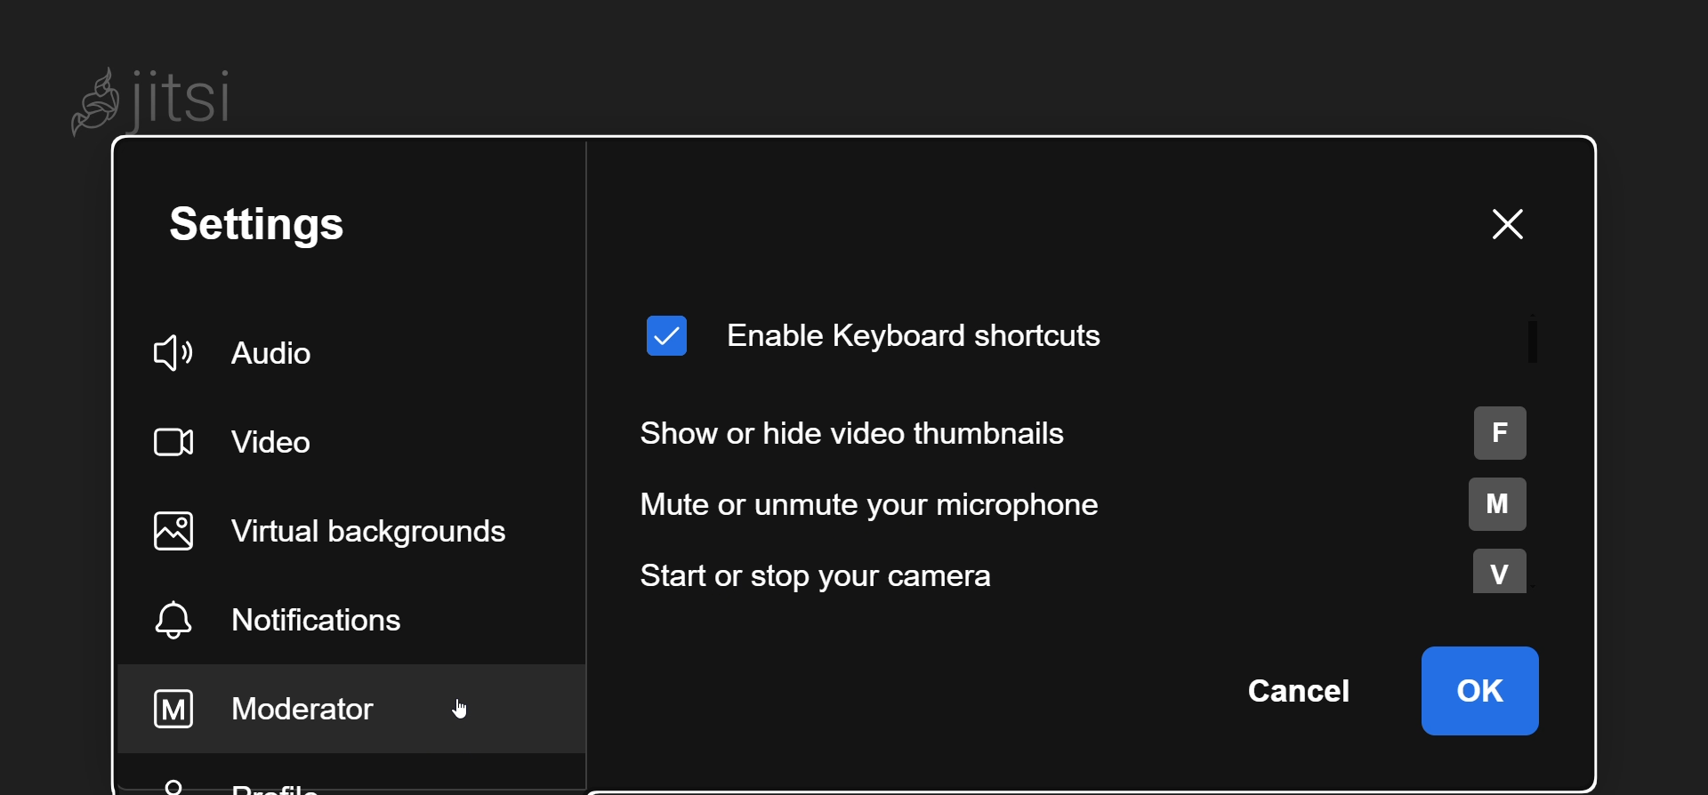  I want to click on virtual background, so click(345, 532).